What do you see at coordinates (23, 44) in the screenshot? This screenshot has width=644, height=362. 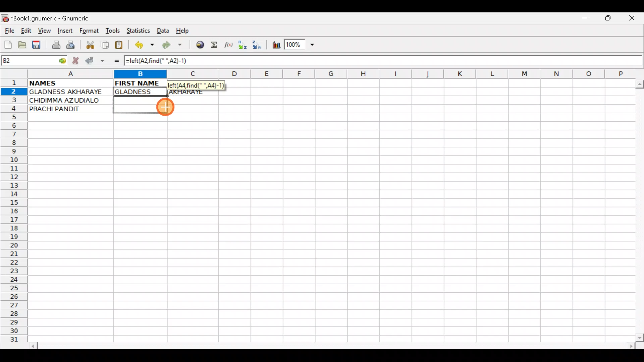 I see `Open a file` at bounding box center [23, 44].